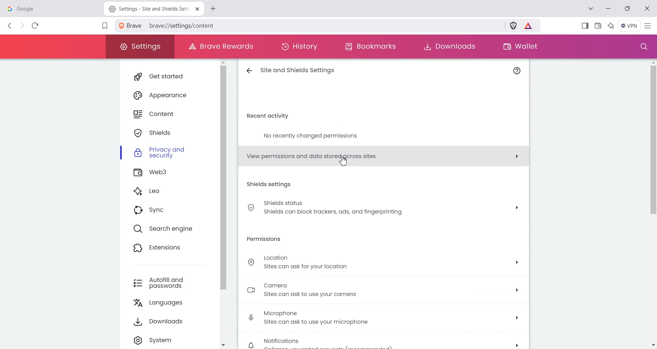 Image resolution: width=657 pixels, height=349 pixels. I want to click on Settings, so click(140, 47).